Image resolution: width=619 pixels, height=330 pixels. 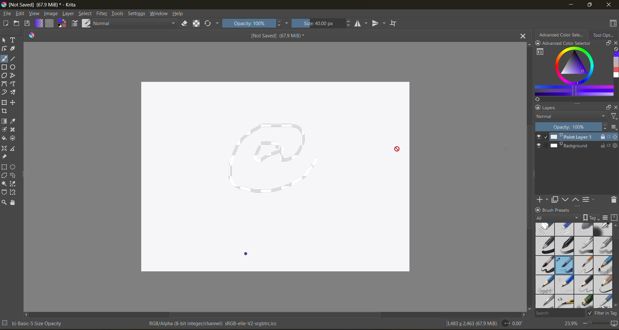 What do you see at coordinates (615, 236) in the screenshot?
I see `vertical scroll bar` at bounding box center [615, 236].